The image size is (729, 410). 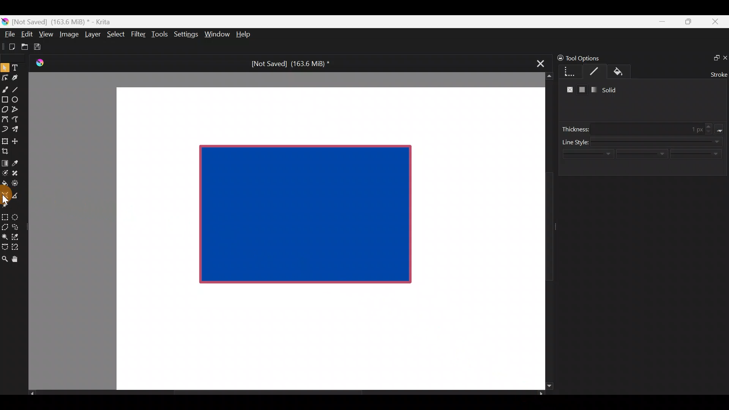 What do you see at coordinates (5, 87) in the screenshot?
I see `Freehand brush tool` at bounding box center [5, 87].